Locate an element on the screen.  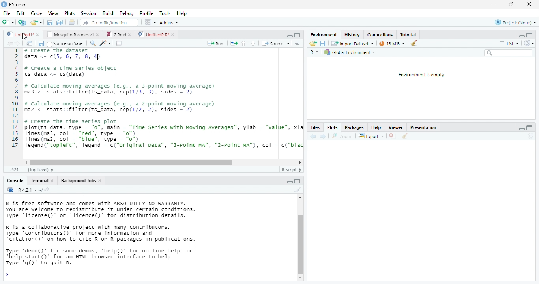
R is located at coordinates (315, 53).